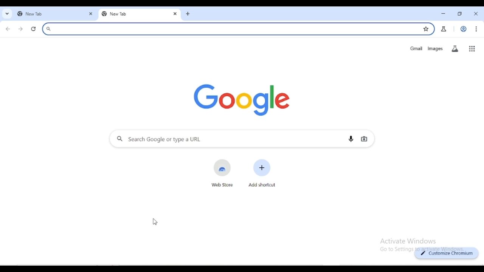 This screenshot has width=484, height=272. Describe the element at coordinates (20, 29) in the screenshot. I see `click to go forward` at that location.